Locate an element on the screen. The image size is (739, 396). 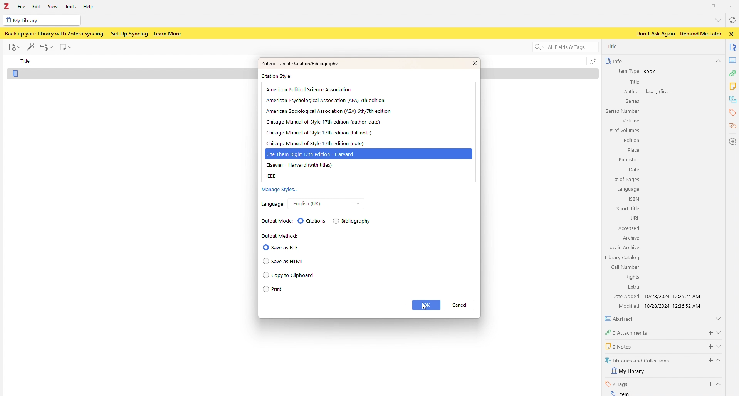
citations is located at coordinates (732, 126).